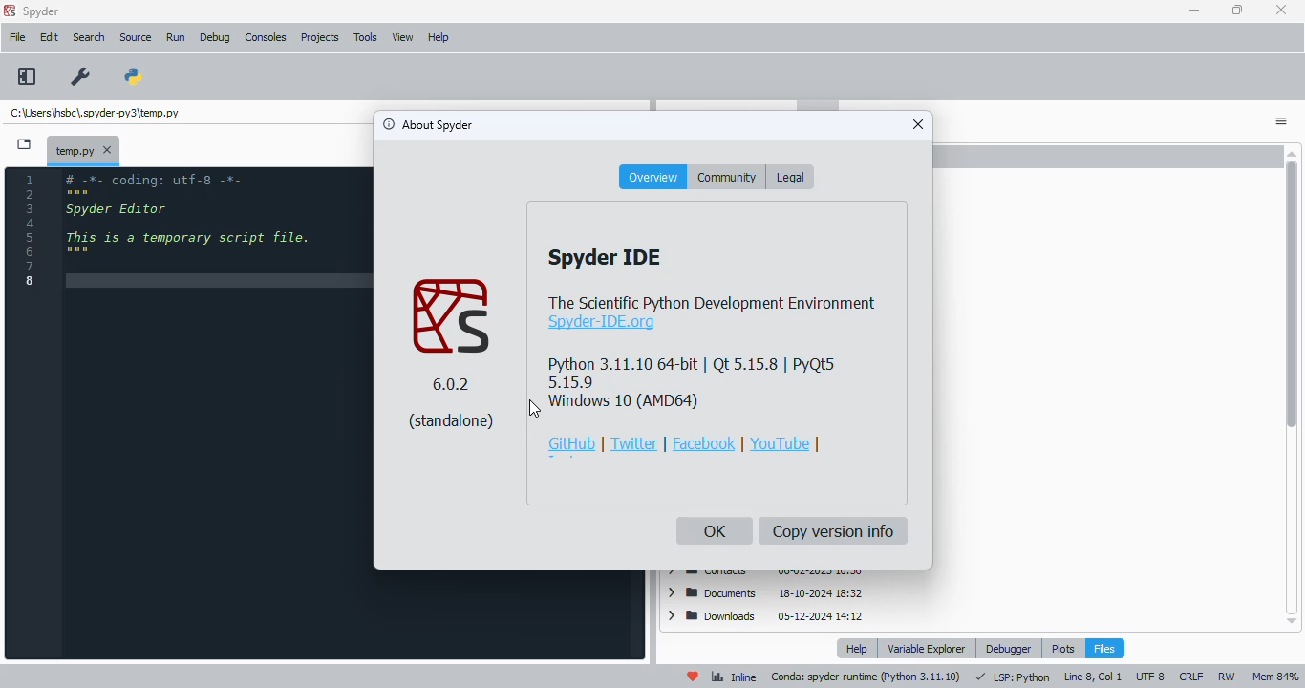 The height and width of the screenshot is (688, 1305). Describe the element at coordinates (175, 38) in the screenshot. I see `run` at that location.